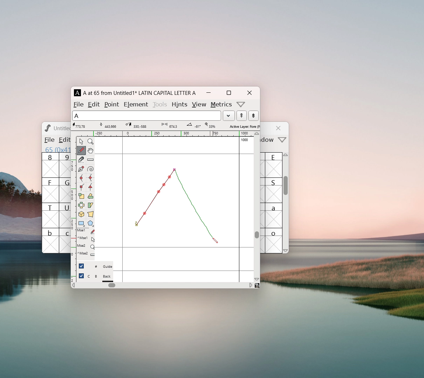  What do you see at coordinates (50, 240) in the screenshot?
I see `b` at bounding box center [50, 240].